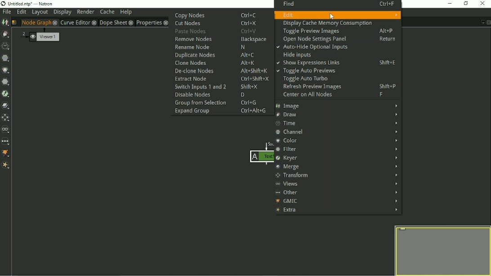  What do you see at coordinates (482, 22) in the screenshot?
I see `Float pane` at bounding box center [482, 22].